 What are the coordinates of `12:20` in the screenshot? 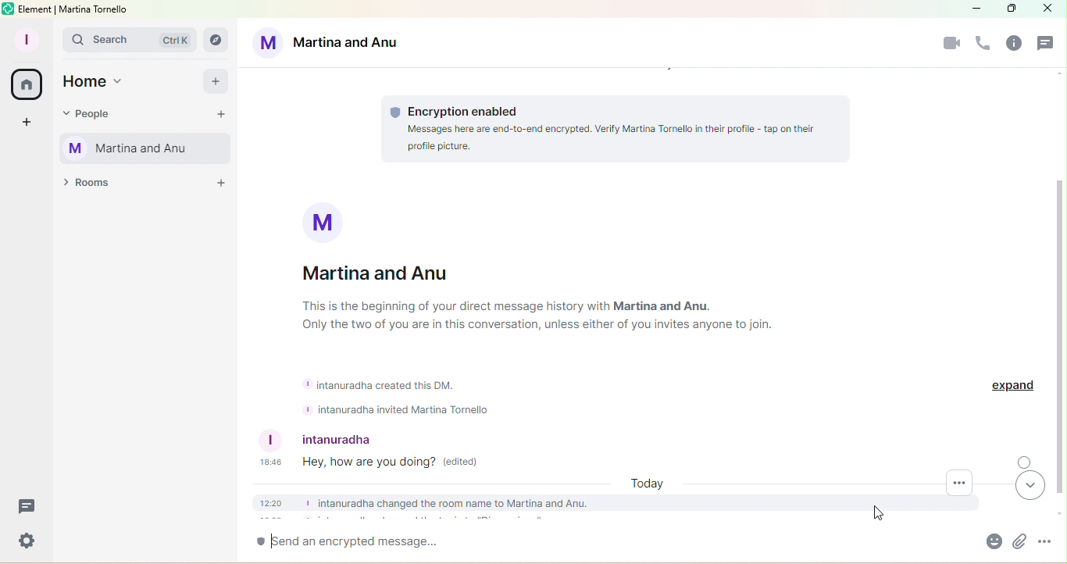 It's located at (269, 503).